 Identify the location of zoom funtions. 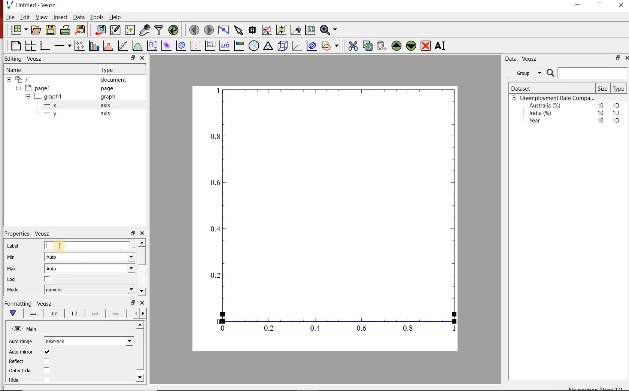
(330, 29).